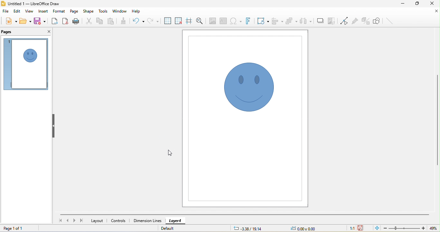  Describe the element at coordinates (352, 228) in the screenshot. I see `1:1` at that location.